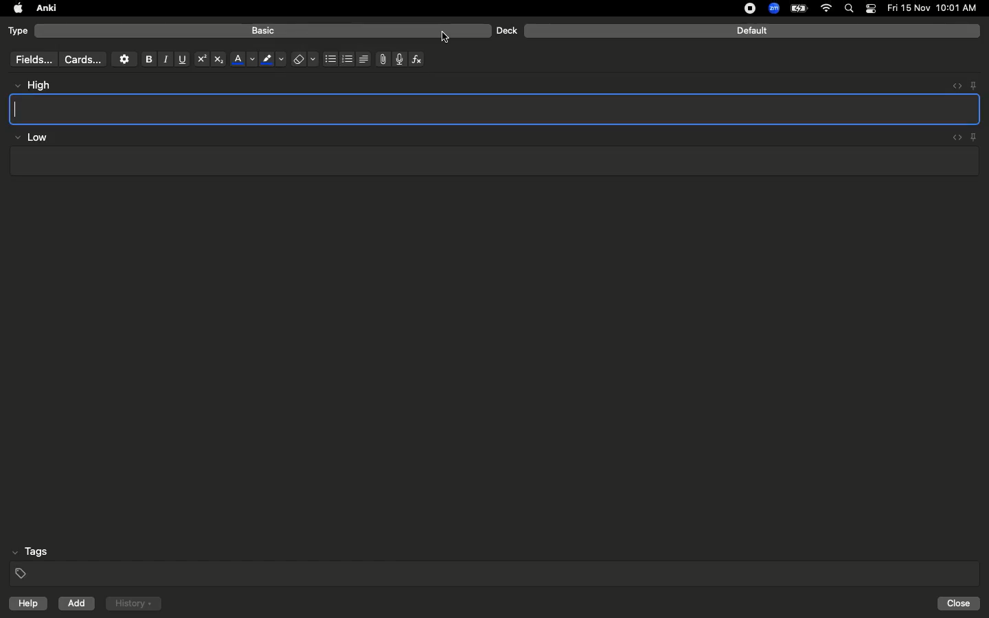  What do you see at coordinates (851, 9) in the screenshot?
I see `Search` at bounding box center [851, 9].